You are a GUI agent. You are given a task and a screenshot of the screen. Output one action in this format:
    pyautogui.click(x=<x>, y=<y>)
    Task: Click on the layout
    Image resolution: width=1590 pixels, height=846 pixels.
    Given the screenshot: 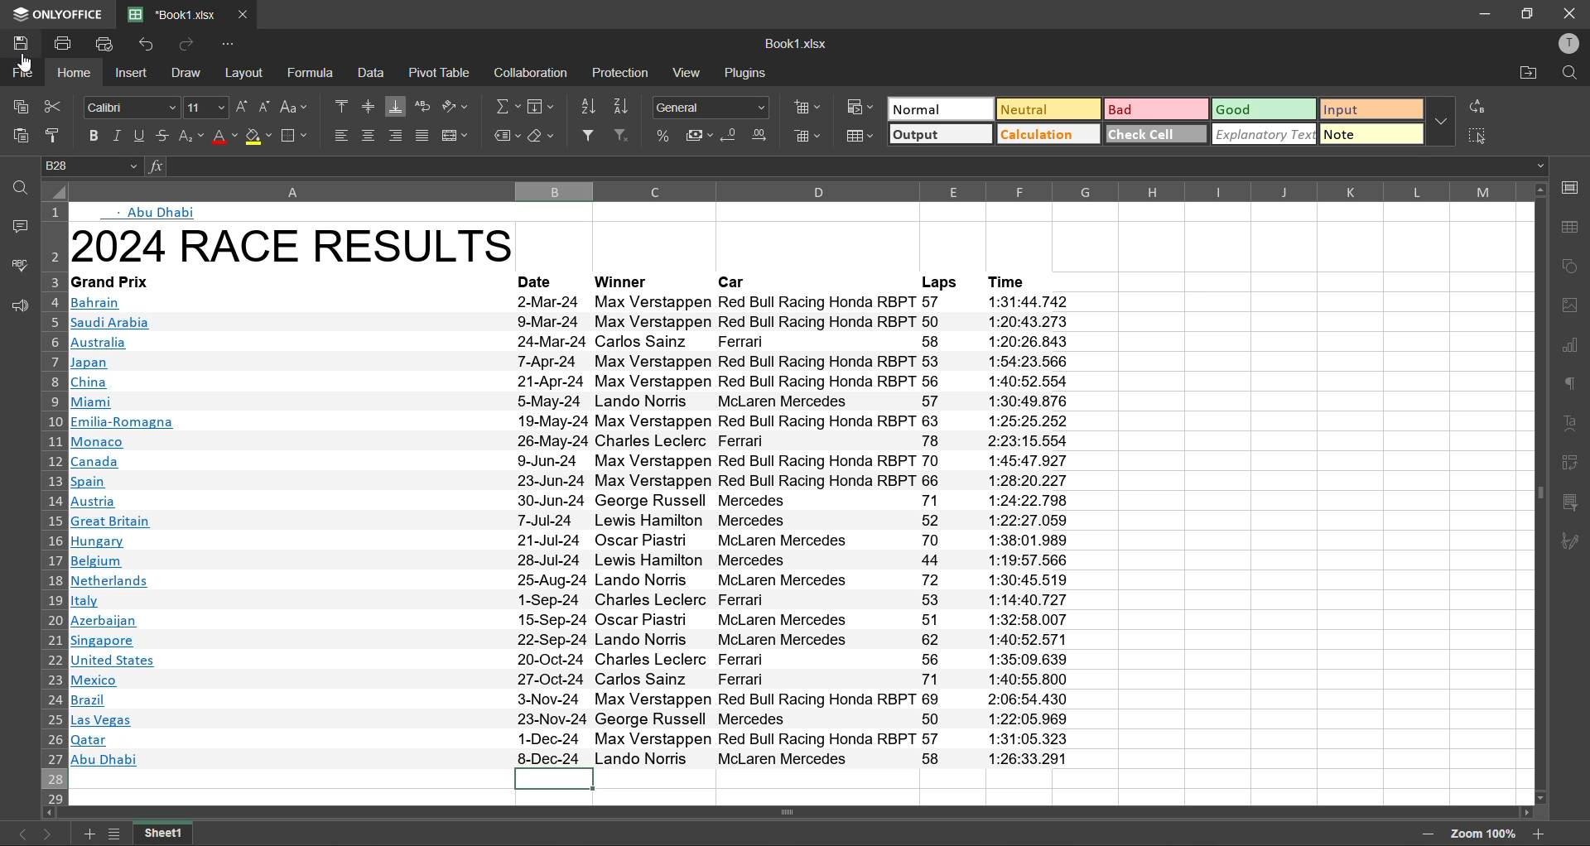 What is the action you would take?
    pyautogui.click(x=244, y=75)
    